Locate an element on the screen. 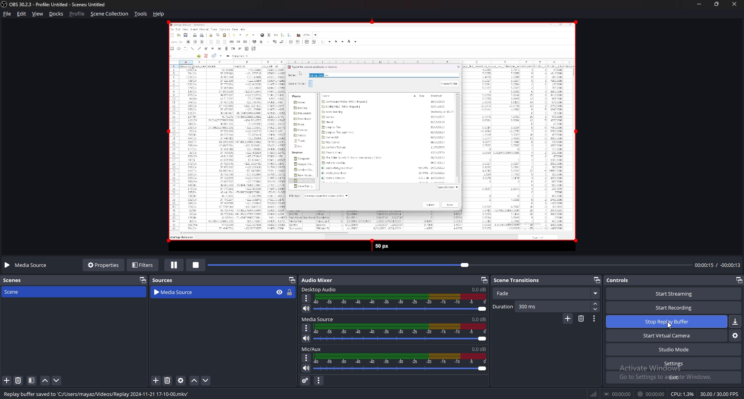 This screenshot has height=399, width=744. add transition is located at coordinates (568, 318).